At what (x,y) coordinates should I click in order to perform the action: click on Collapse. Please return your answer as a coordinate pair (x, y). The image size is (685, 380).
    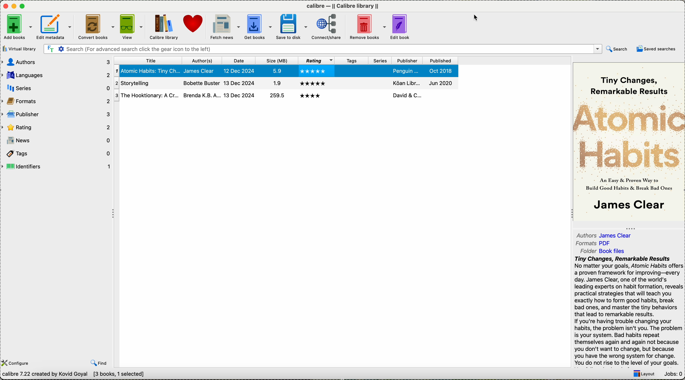
    Looking at the image, I should click on (114, 214).